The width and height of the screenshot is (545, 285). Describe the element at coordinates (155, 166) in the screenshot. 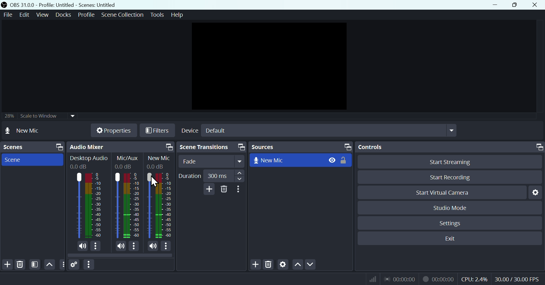

I see `0.0dB` at that location.